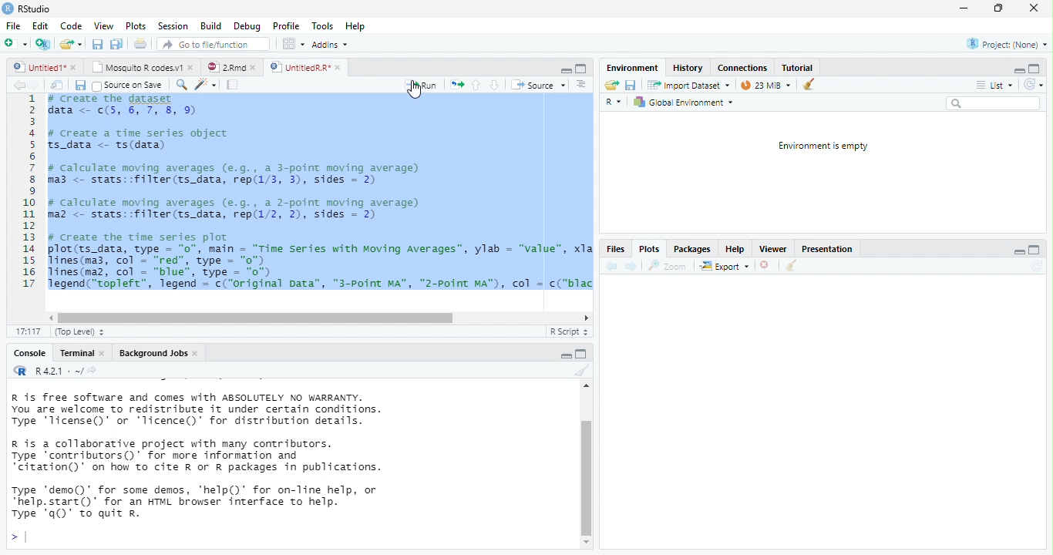 The image size is (1053, 555). Describe the element at coordinates (18, 538) in the screenshot. I see `>` at that location.